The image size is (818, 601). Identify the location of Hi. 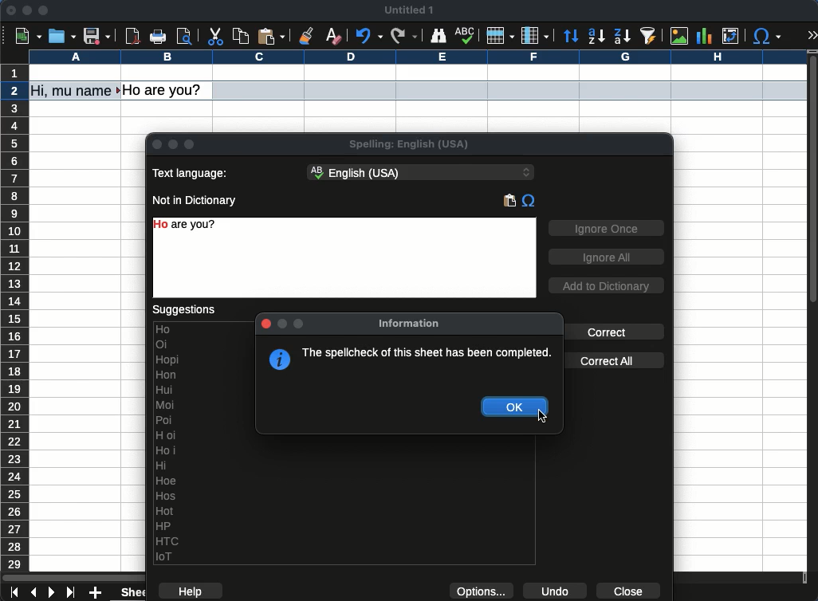
(163, 465).